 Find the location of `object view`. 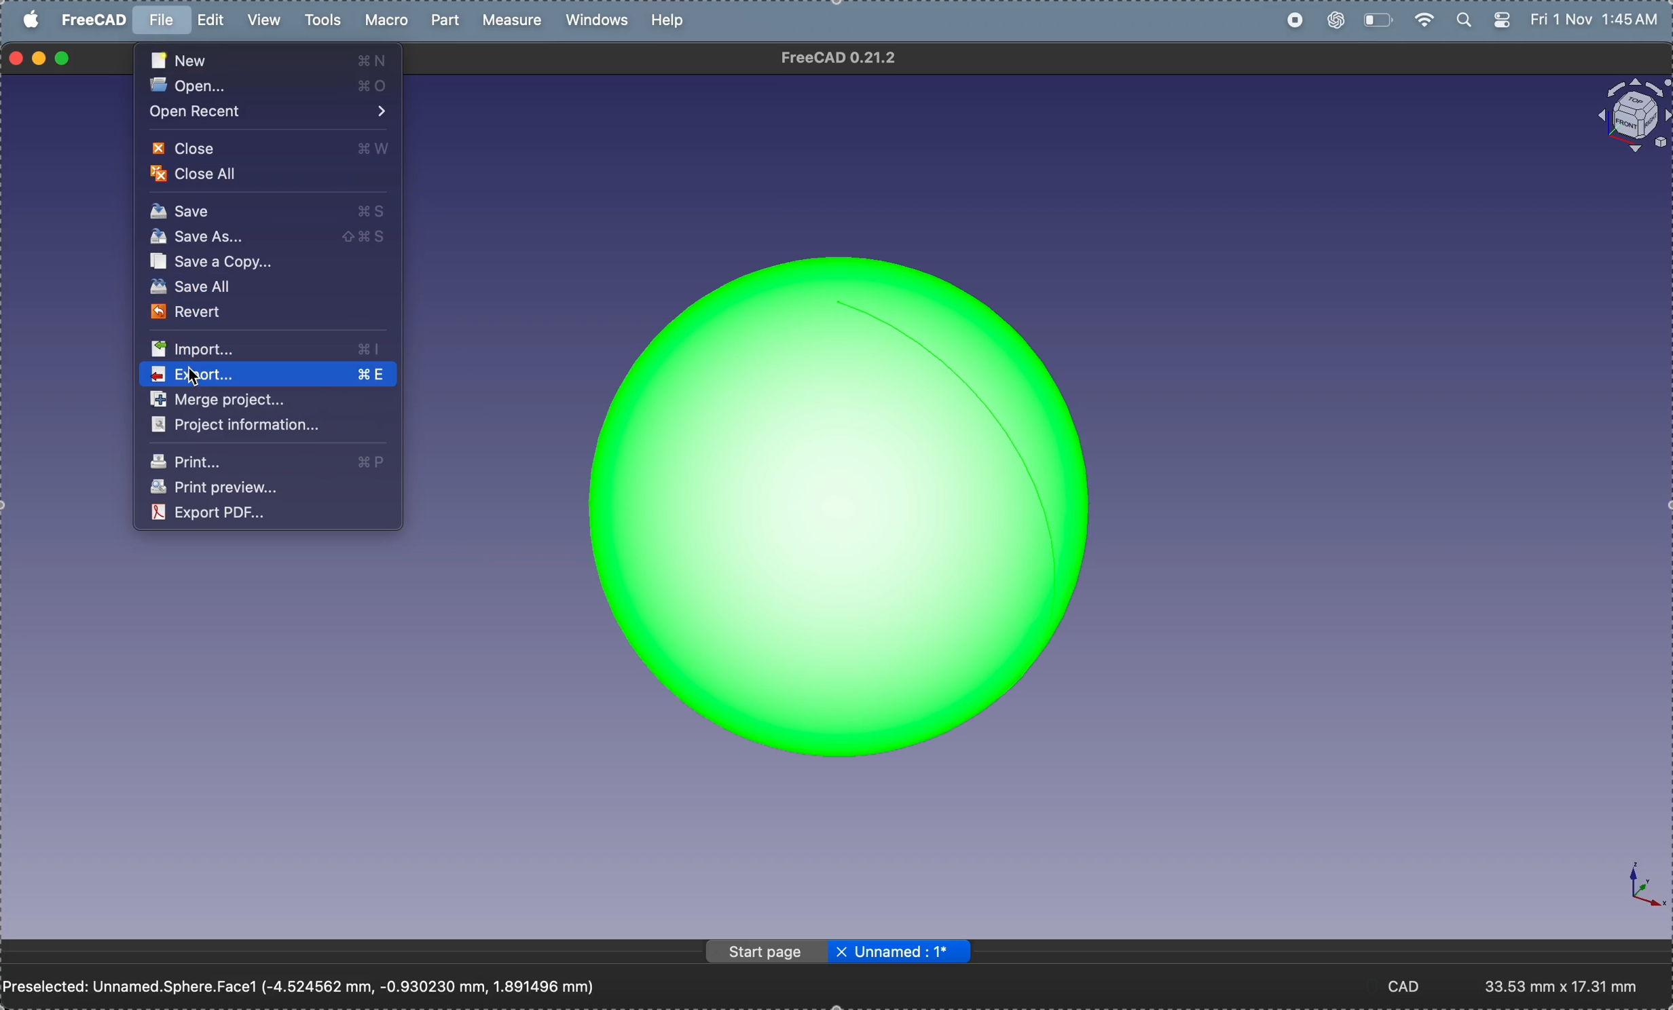

object view is located at coordinates (1624, 117).